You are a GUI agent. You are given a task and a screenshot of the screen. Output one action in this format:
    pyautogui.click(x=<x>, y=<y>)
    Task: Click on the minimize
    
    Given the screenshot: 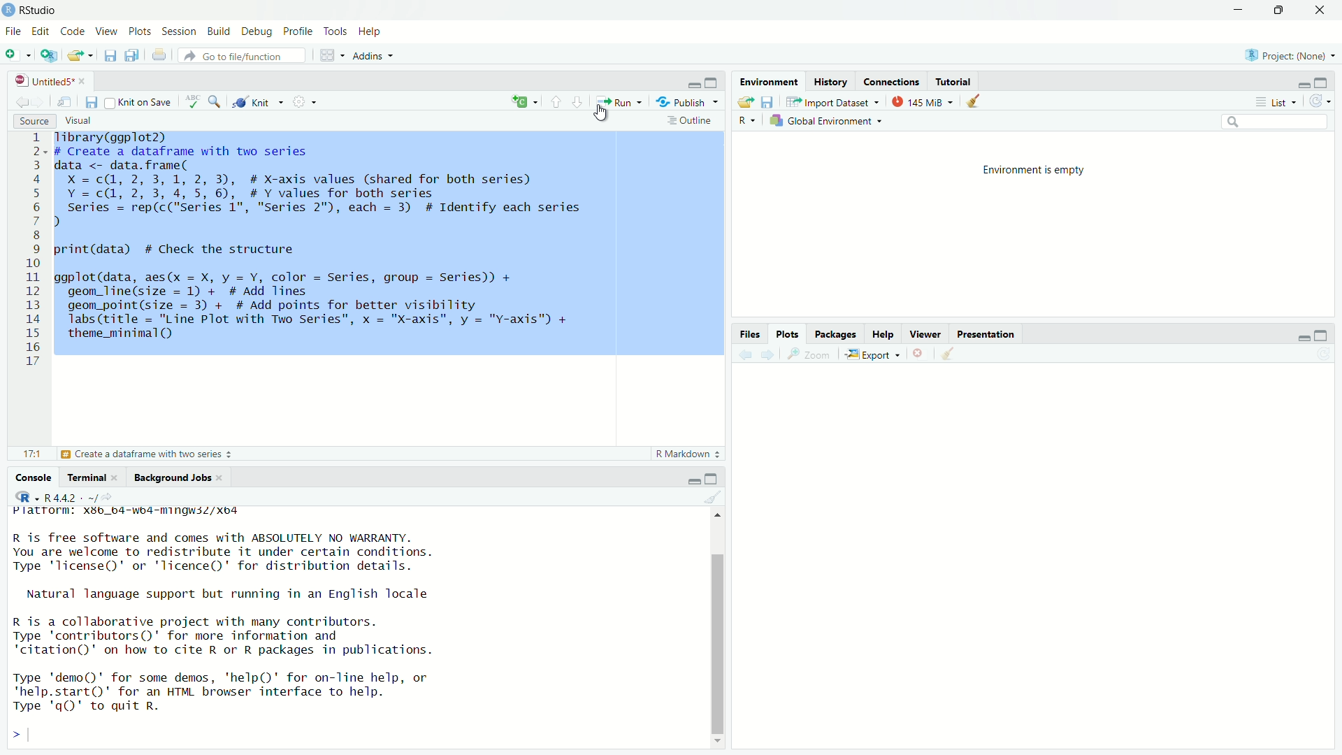 What is the action you would take?
    pyautogui.click(x=1237, y=10)
    